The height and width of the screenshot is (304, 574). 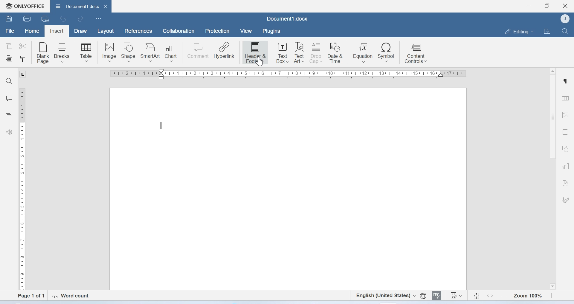 What do you see at coordinates (9, 98) in the screenshot?
I see `Comments` at bounding box center [9, 98].